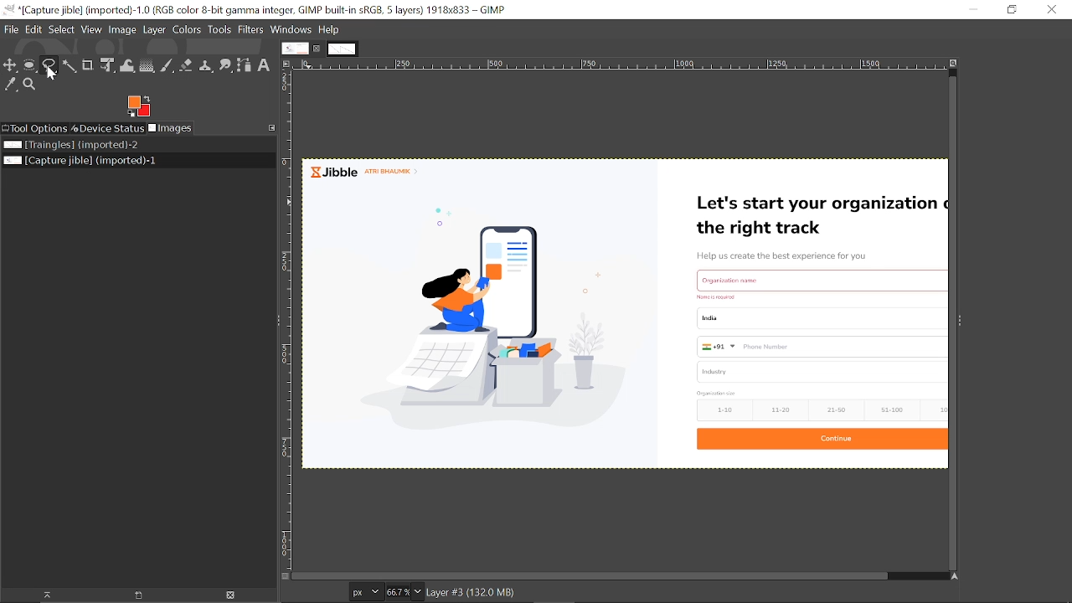 This screenshot has height=603, width=1072. Describe the element at coordinates (245, 65) in the screenshot. I see `Path tool` at that location.